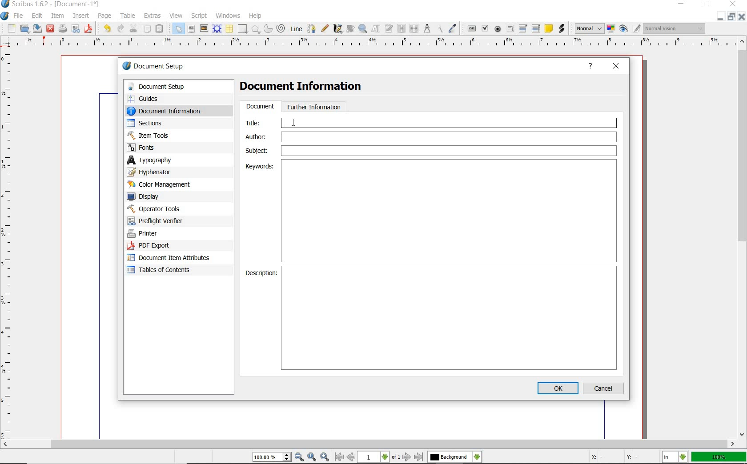 Image resolution: width=747 pixels, height=464 pixels. Describe the element at coordinates (257, 15) in the screenshot. I see `help` at that location.